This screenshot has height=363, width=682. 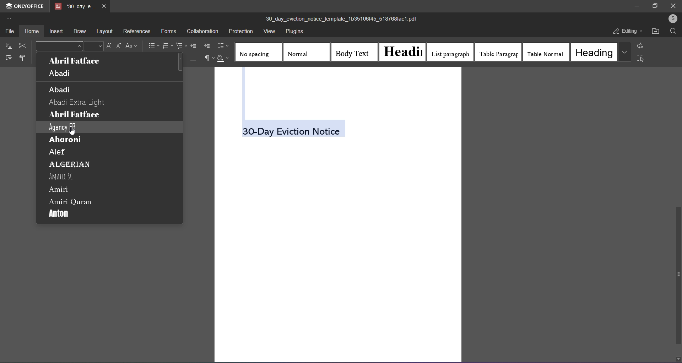 I want to click on no spacing, so click(x=258, y=53).